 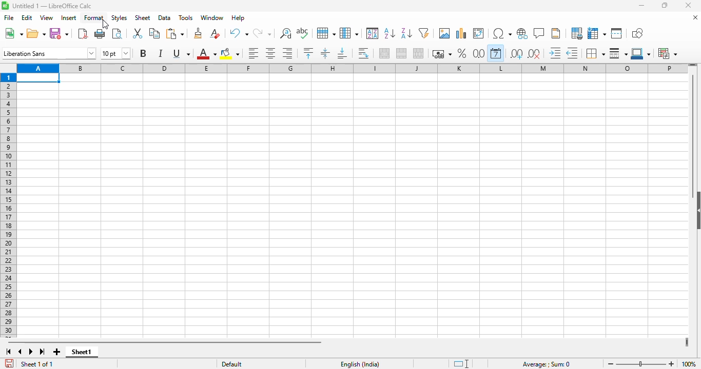 I want to click on delete decimal, so click(x=534, y=54).